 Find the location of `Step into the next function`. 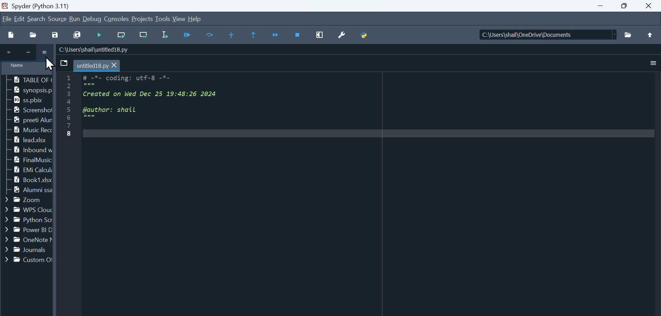

Step into the next function is located at coordinates (233, 35).